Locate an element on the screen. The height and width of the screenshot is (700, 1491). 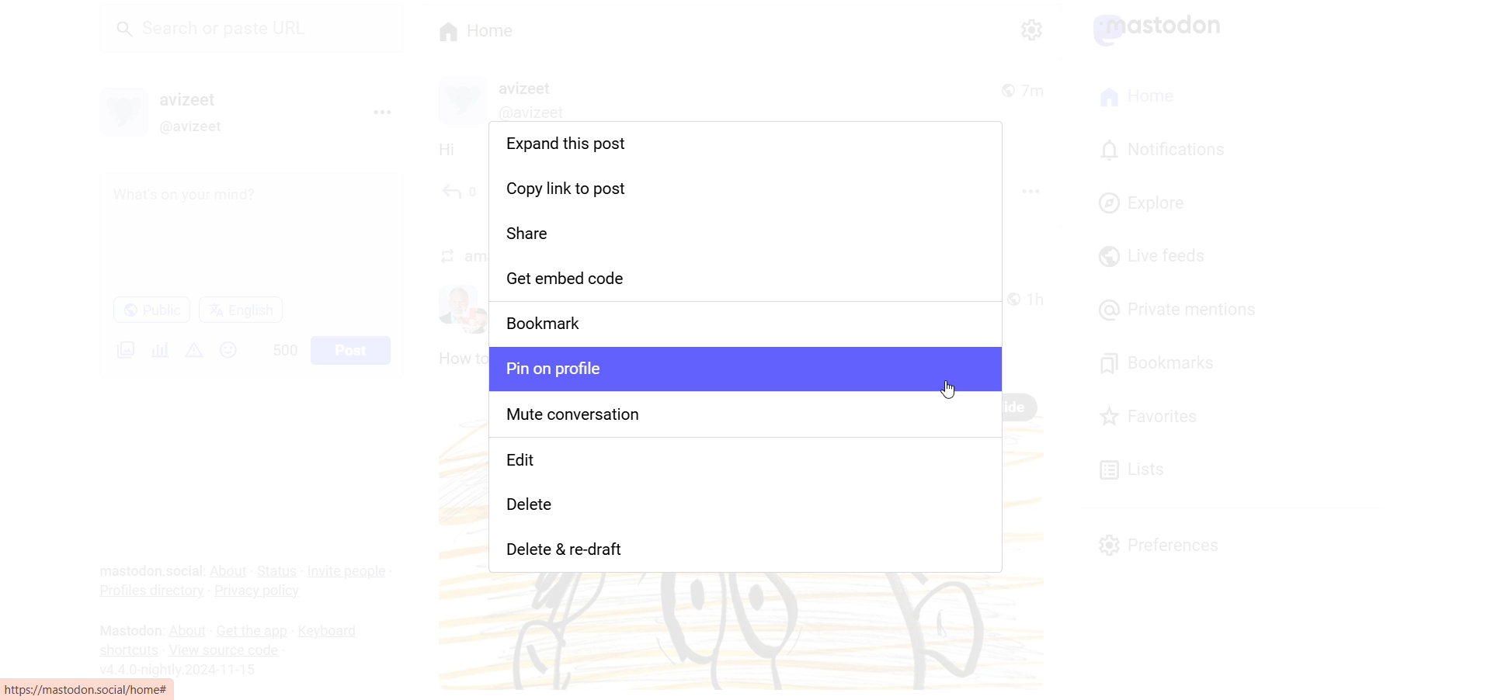
Delete and Re Draft is located at coordinates (744, 553).